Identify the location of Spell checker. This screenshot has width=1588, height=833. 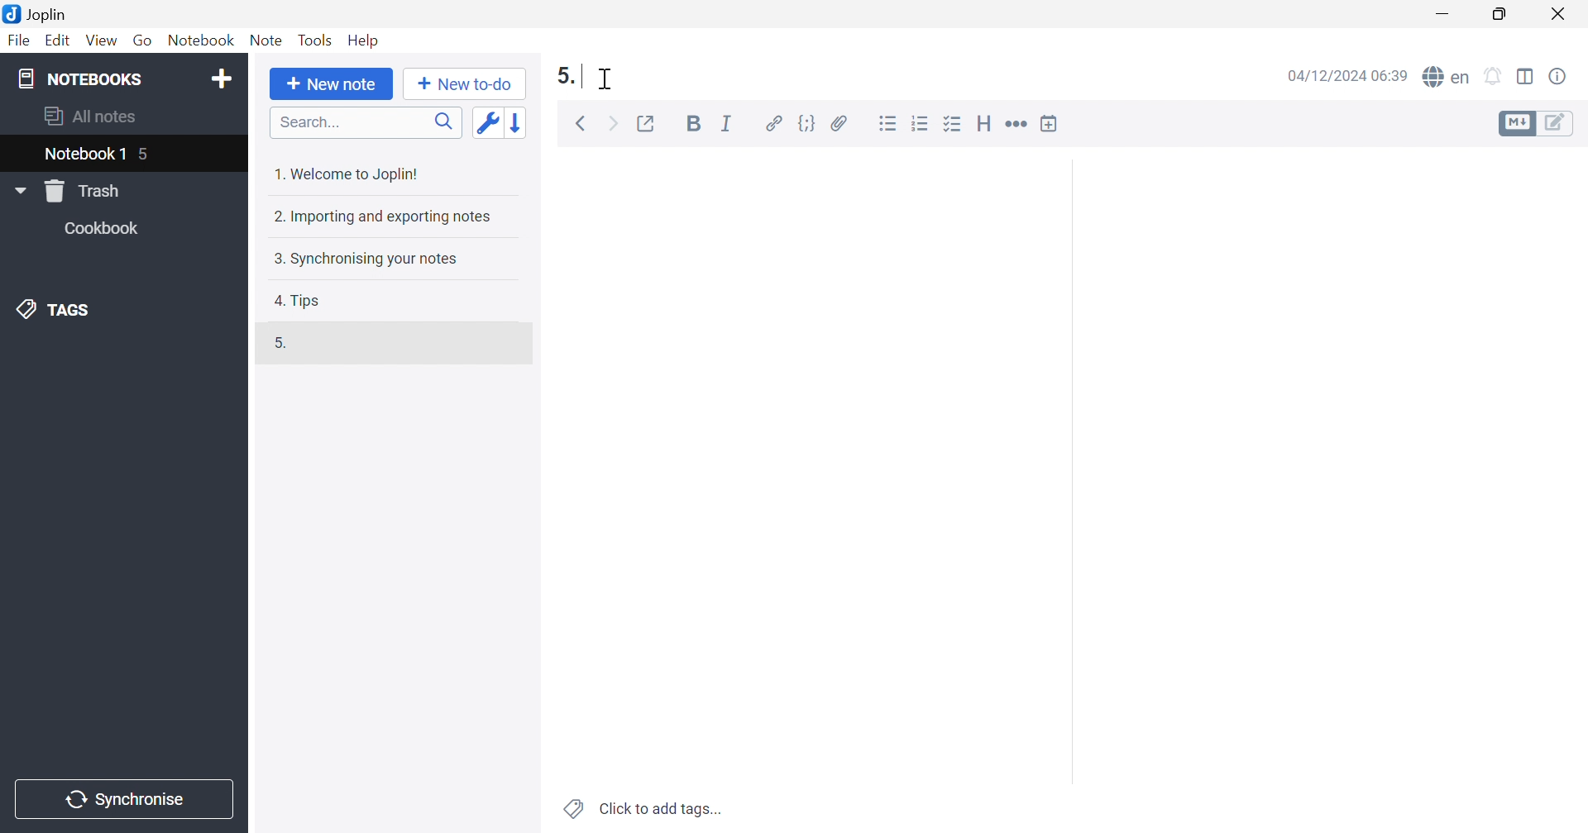
(1447, 76).